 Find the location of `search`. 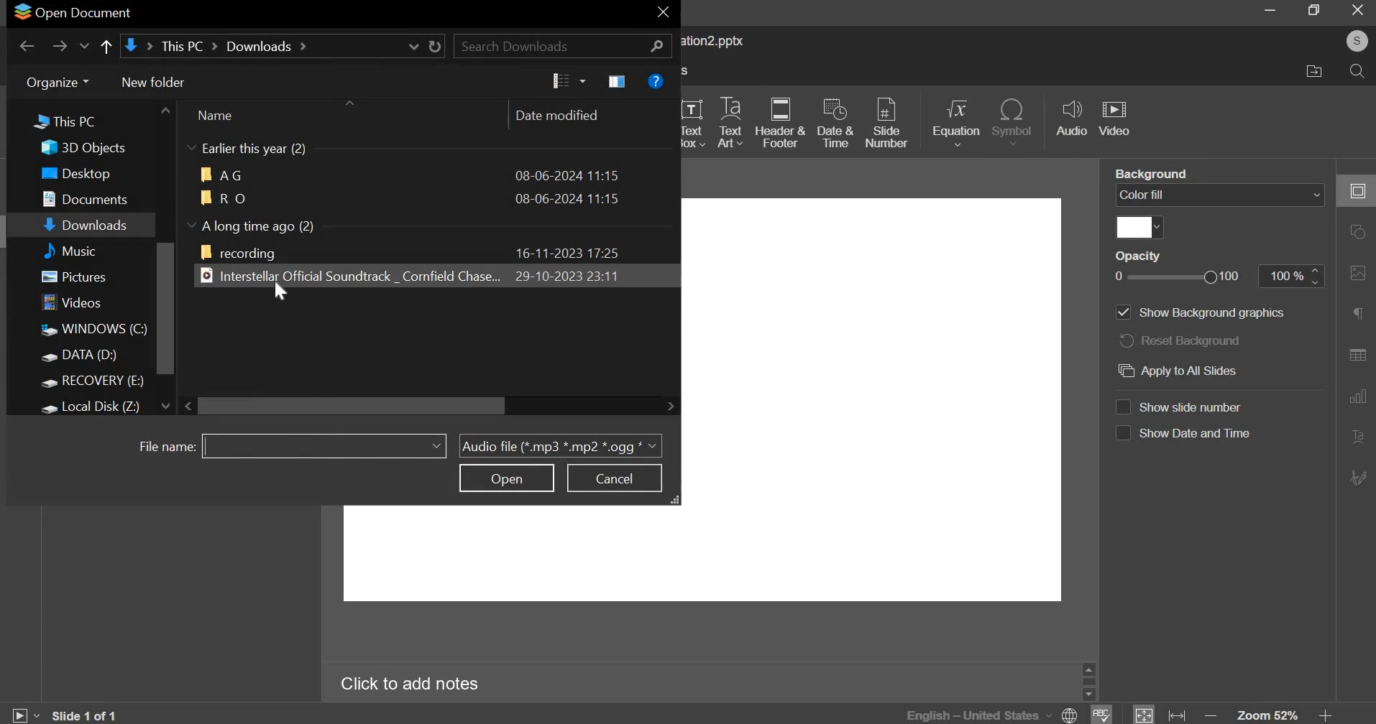

search is located at coordinates (1357, 72).